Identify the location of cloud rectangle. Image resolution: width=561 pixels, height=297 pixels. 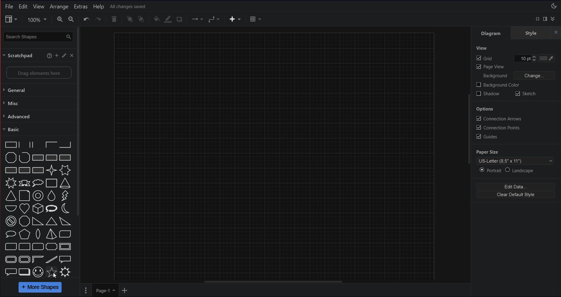
(52, 183).